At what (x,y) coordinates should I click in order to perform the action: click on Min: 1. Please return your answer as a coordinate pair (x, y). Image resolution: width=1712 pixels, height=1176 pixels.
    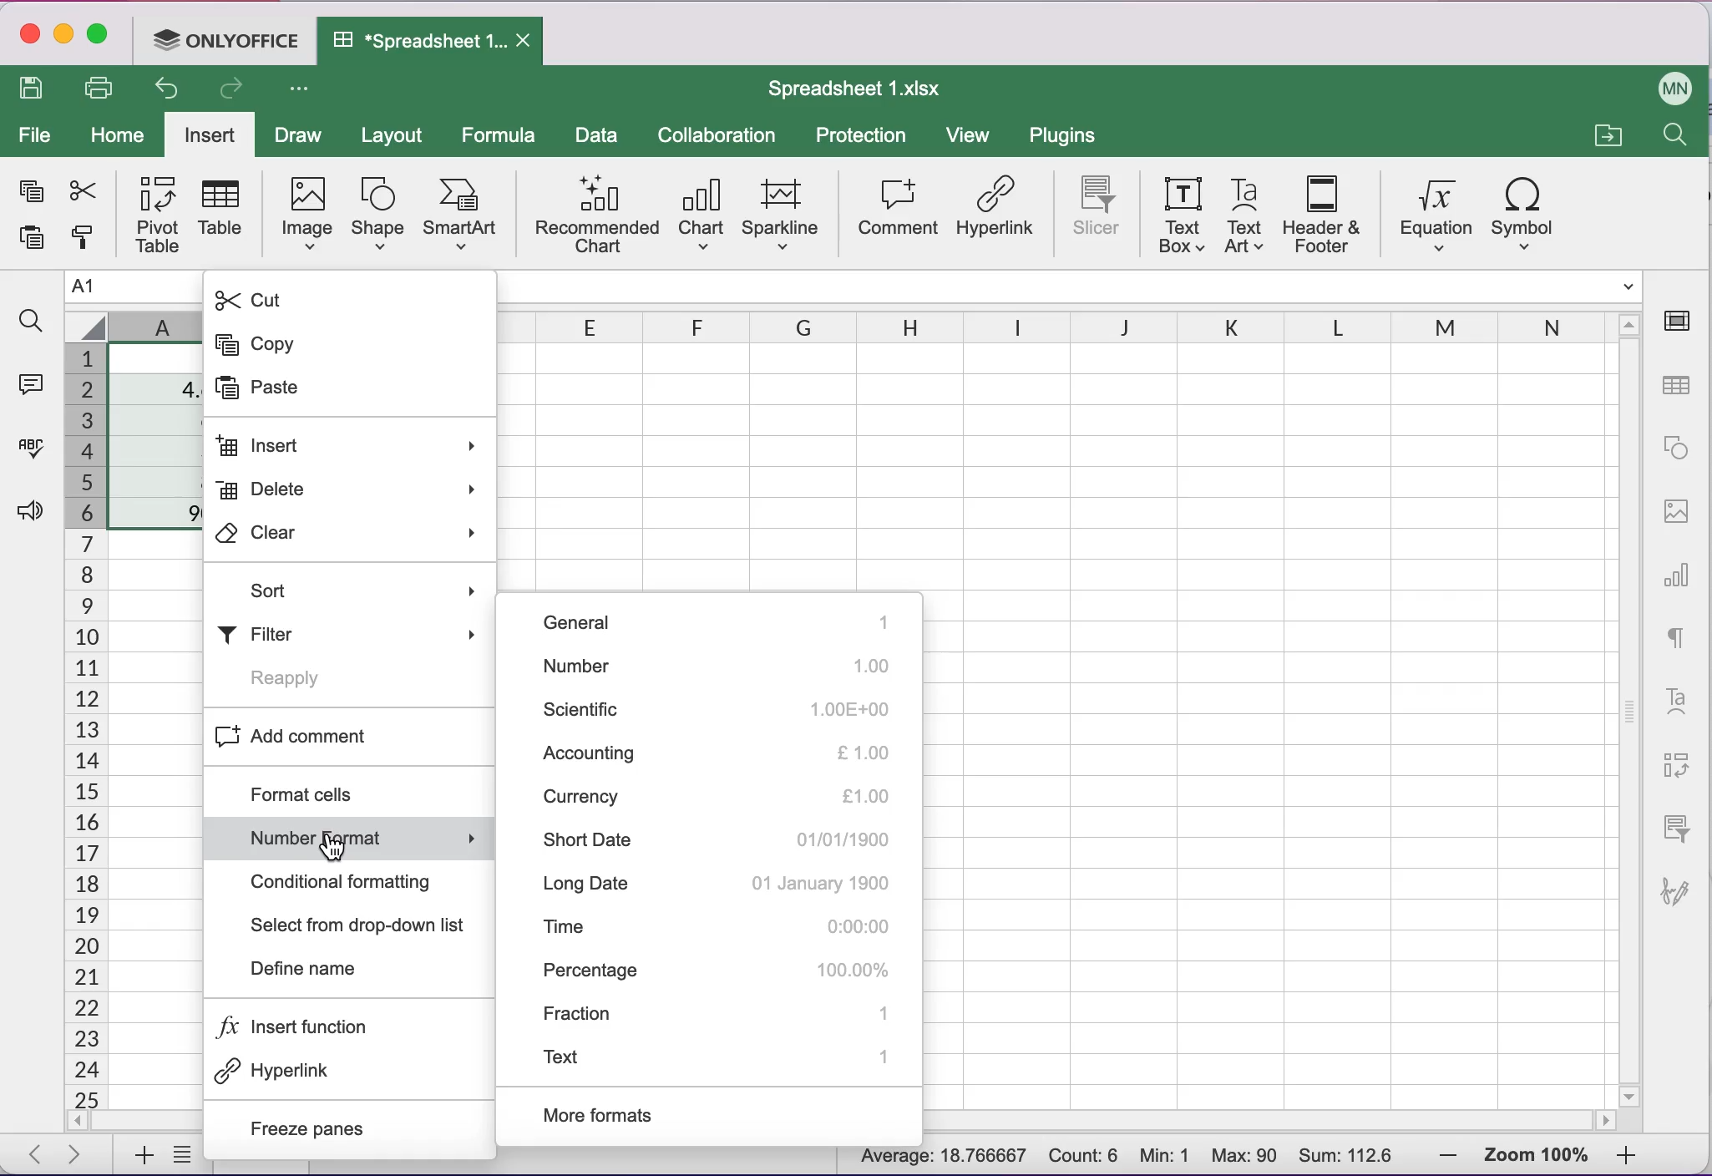
    Looking at the image, I should click on (1167, 1155).